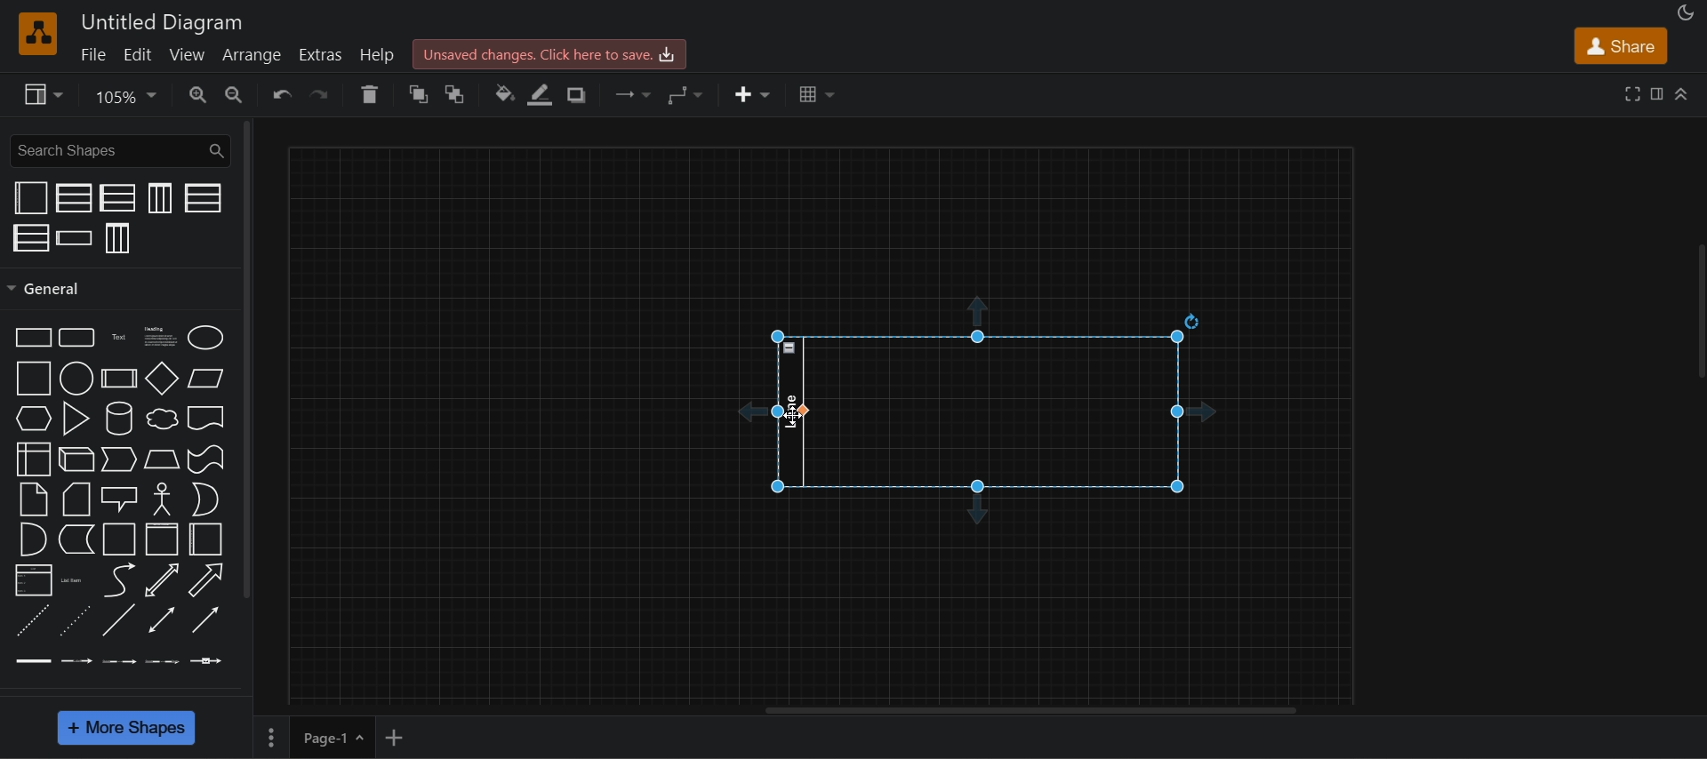 The image size is (1707, 759). What do you see at coordinates (1657, 92) in the screenshot?
I see `format` at bounding box center [1657, 92].